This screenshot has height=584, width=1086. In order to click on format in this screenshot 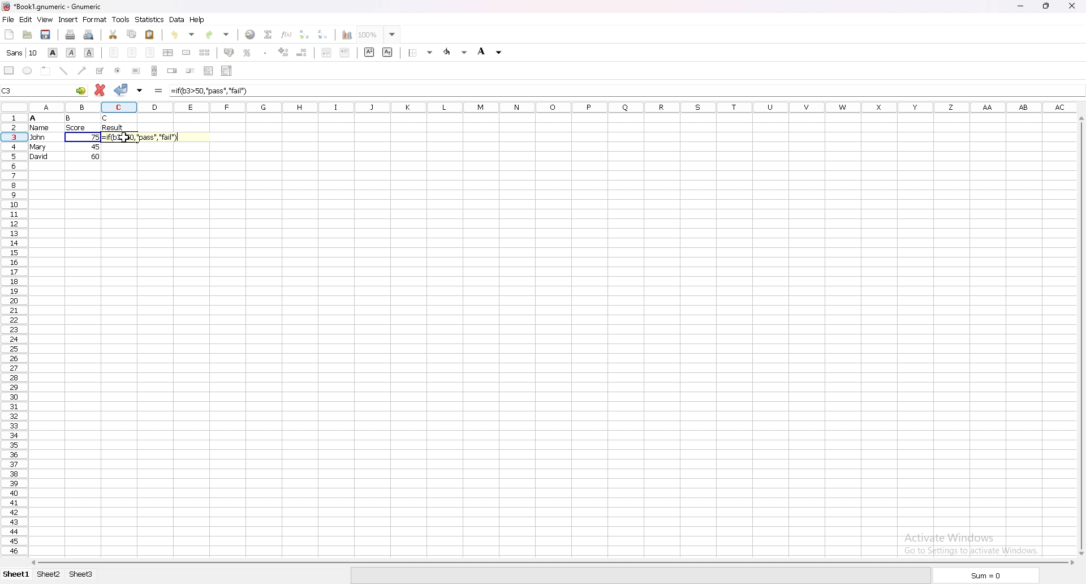, I will do `click(95, 19)`.